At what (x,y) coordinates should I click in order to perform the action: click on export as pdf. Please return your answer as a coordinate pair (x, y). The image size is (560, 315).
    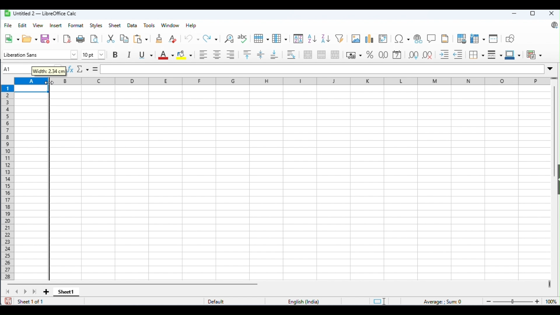
    Looking at the image, I should click on (67, 38).